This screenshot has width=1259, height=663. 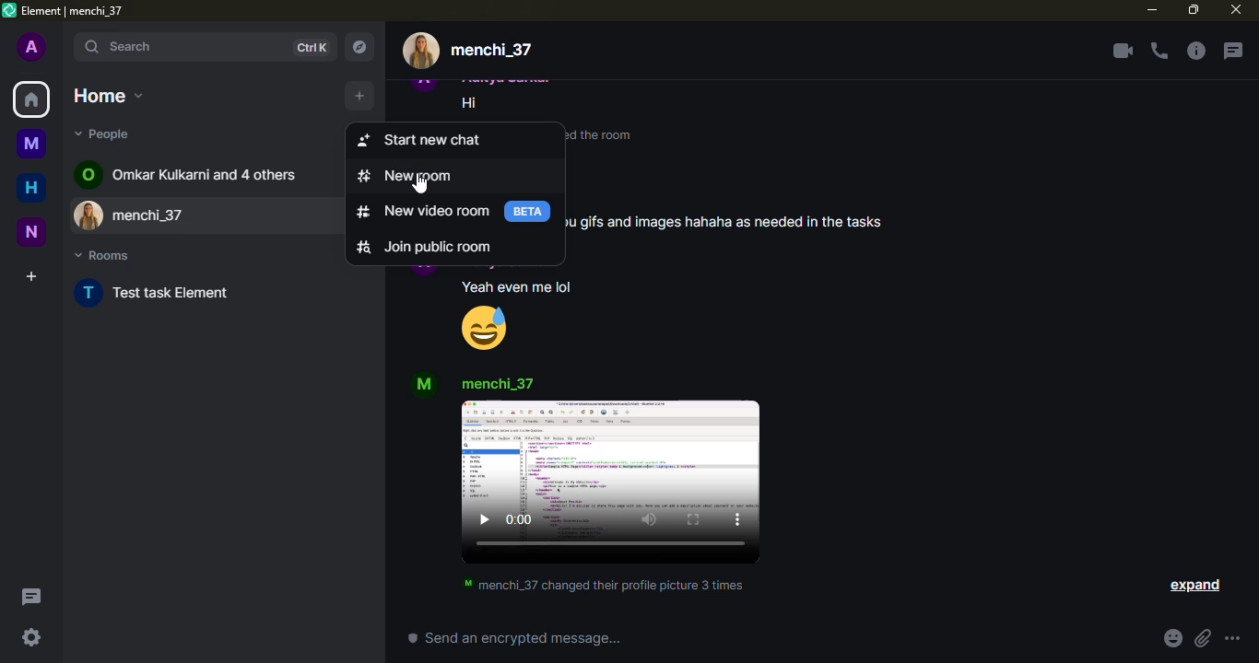 I want to click on join public room, so click(x=455, y=246).